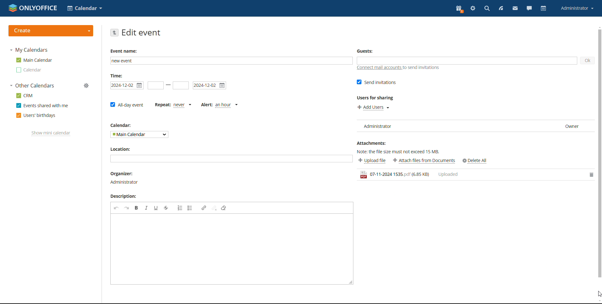 The height and width of the screenshot is (304, 602). I want to click on connect mail accounts, so click(400, 68).